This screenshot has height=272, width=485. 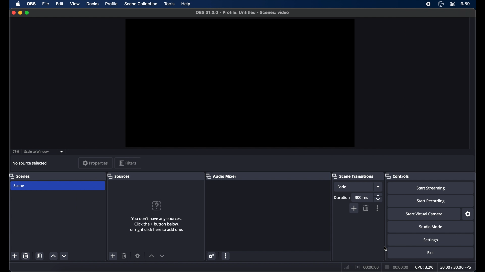 I want to click on controls , so click(x=398, y=176).